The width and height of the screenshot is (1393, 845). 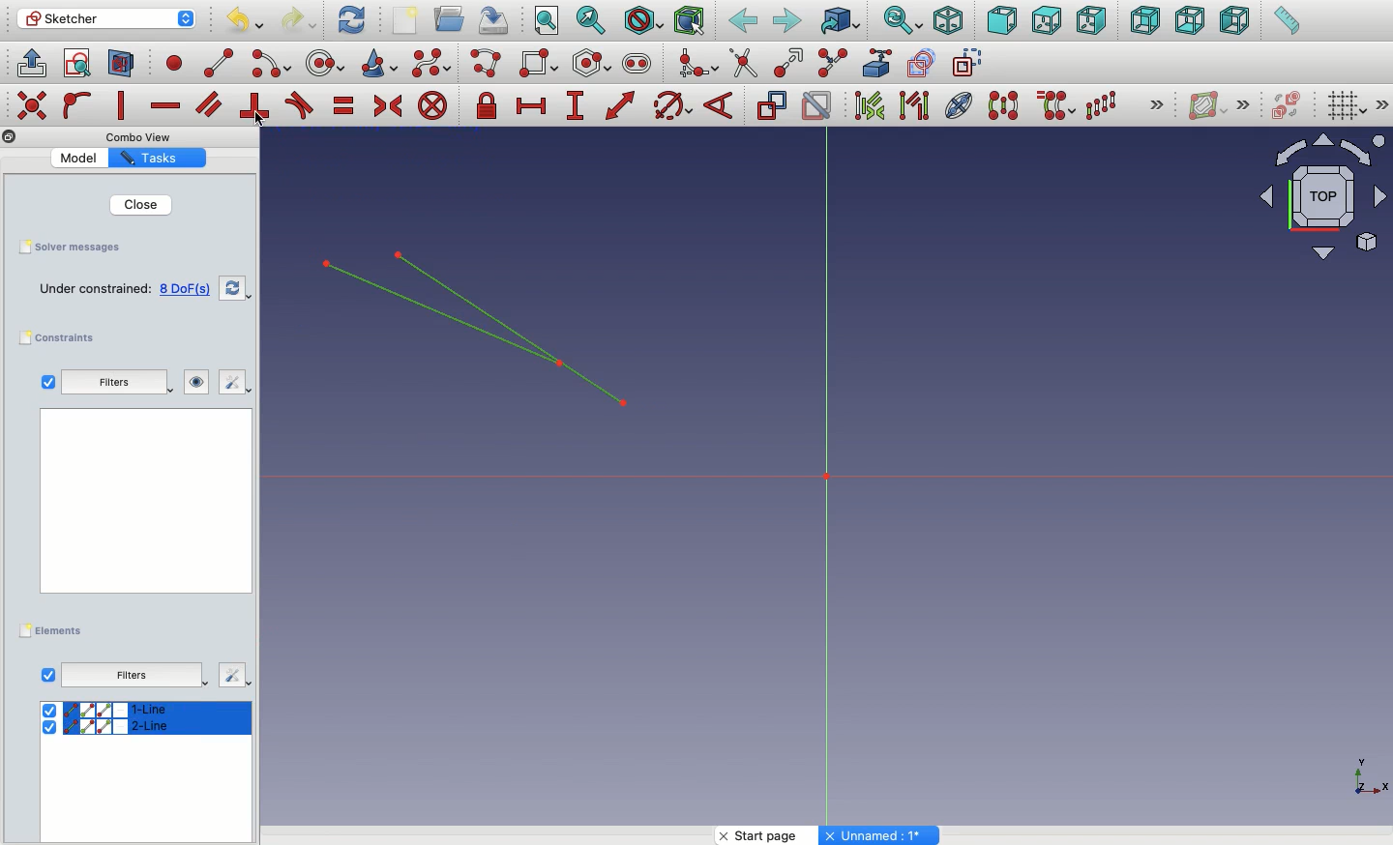 What do you see at coordinates (696, 64) in the screenshot?
I see `Create fillet` at bounding box center [696, 64].